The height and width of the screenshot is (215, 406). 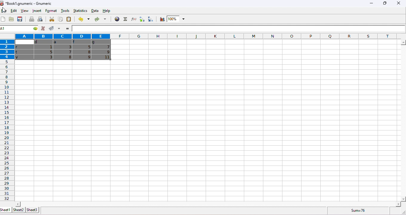 What do you see at coordinates (4, 10) in the screenshot?
I see `cursor movement` at bounding box center [4, 10].